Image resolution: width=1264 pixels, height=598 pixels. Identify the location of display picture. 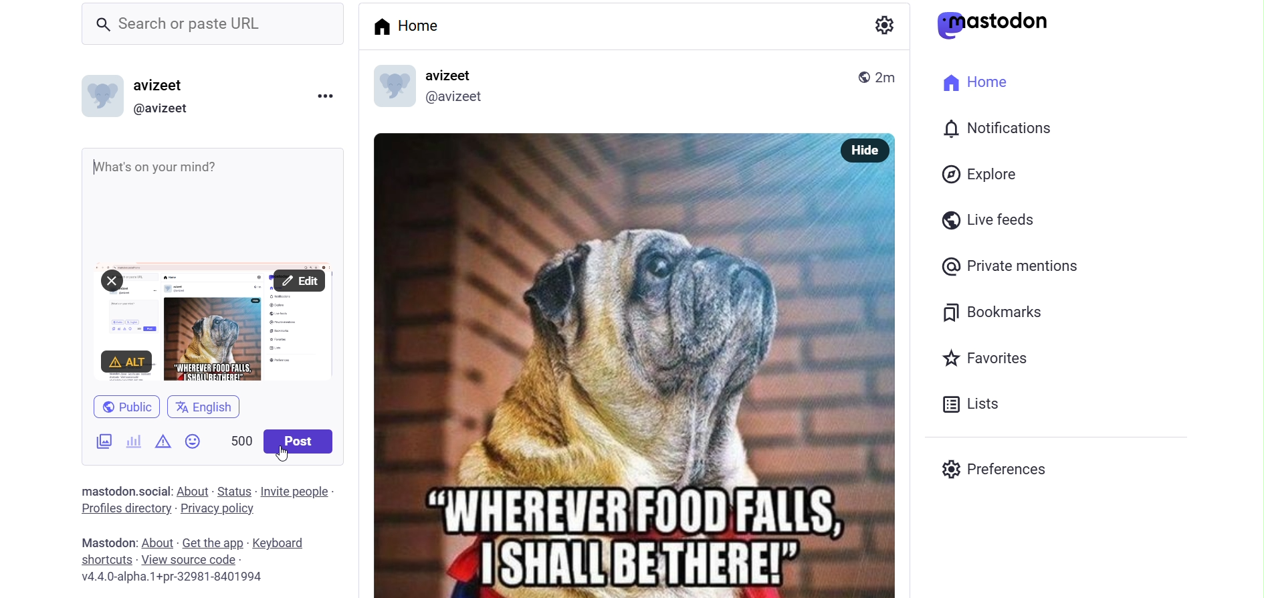
(398, 84).